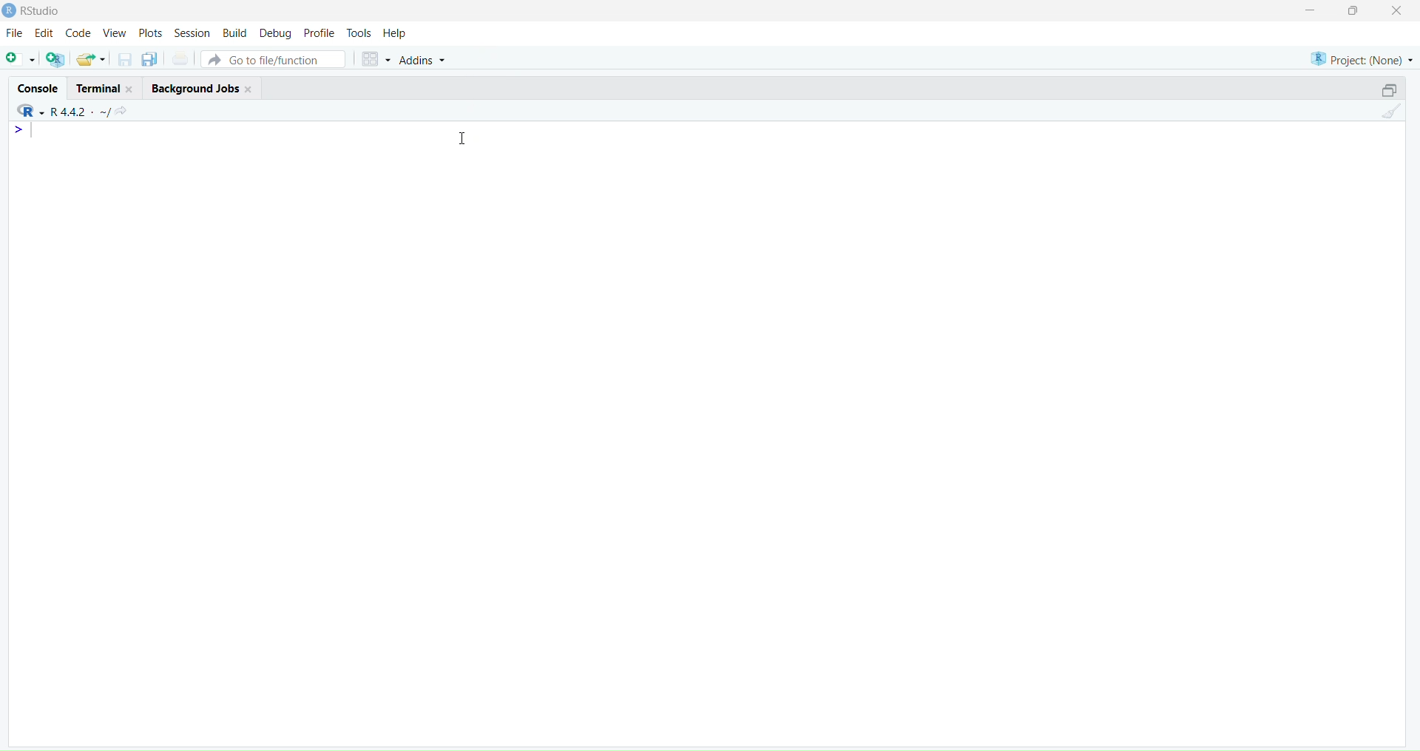  What do you see at coordinates (116, 33) in the screenshot?
I see `view` at bounding box center [116, 33].